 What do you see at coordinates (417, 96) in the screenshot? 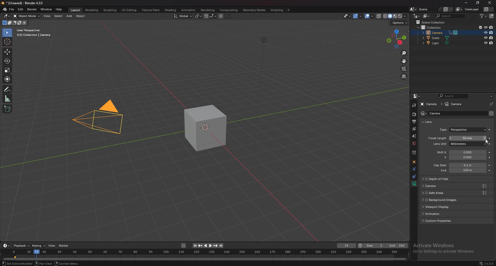
I see `editor type` at bounding box center [417, 96].